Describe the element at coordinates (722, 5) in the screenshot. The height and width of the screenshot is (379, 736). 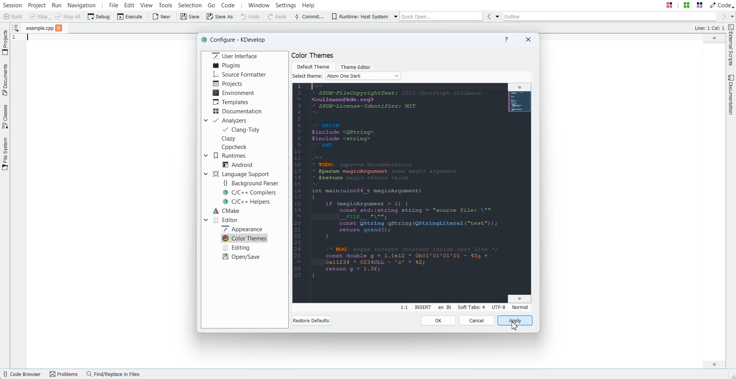
I see `Code` at that location.